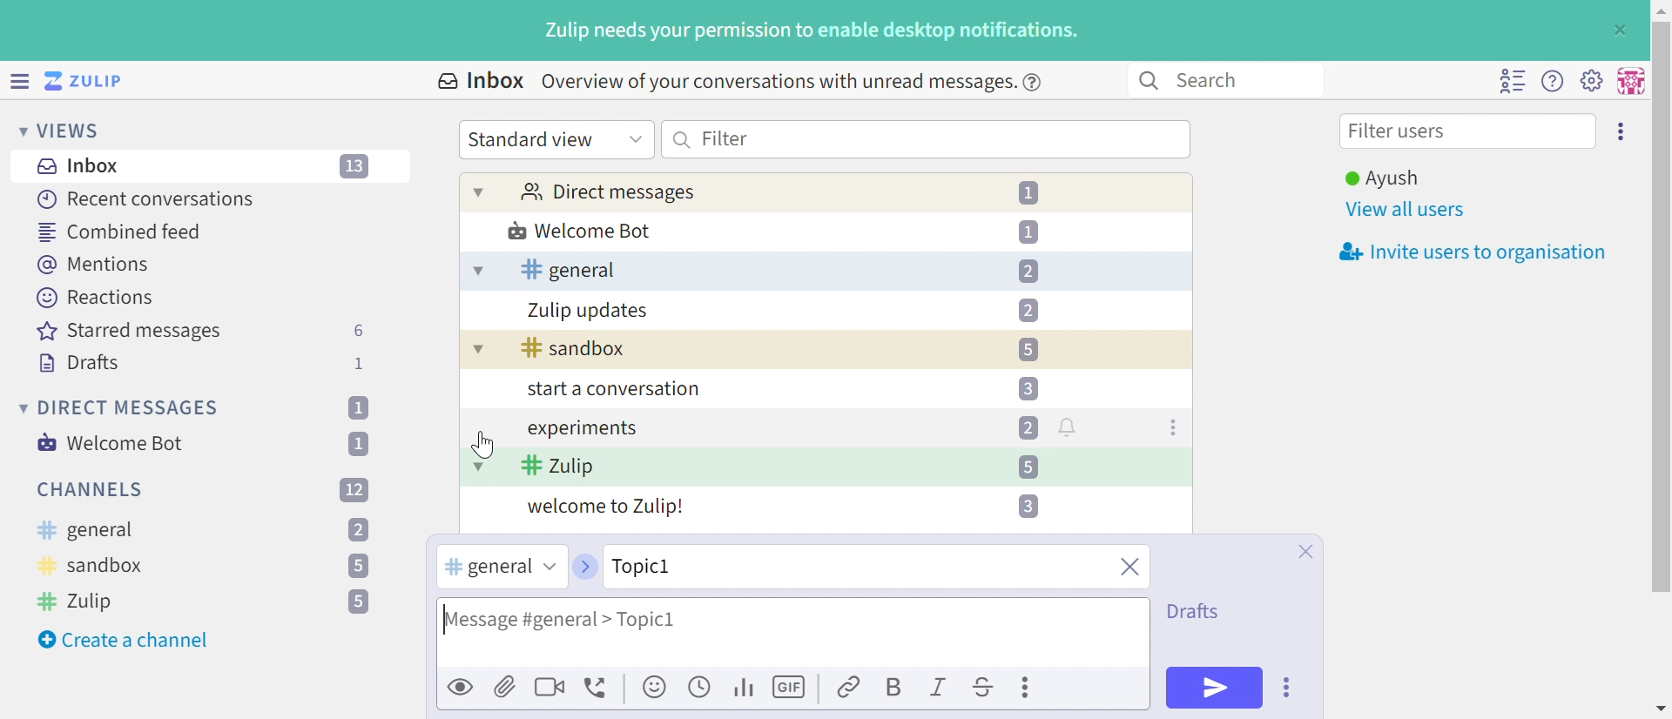 This screenshot has height=719, width=1672. What do you see at coordinates (485, 446) in the screenshot?
I see `Cursor` at bounding box center [485, 446].